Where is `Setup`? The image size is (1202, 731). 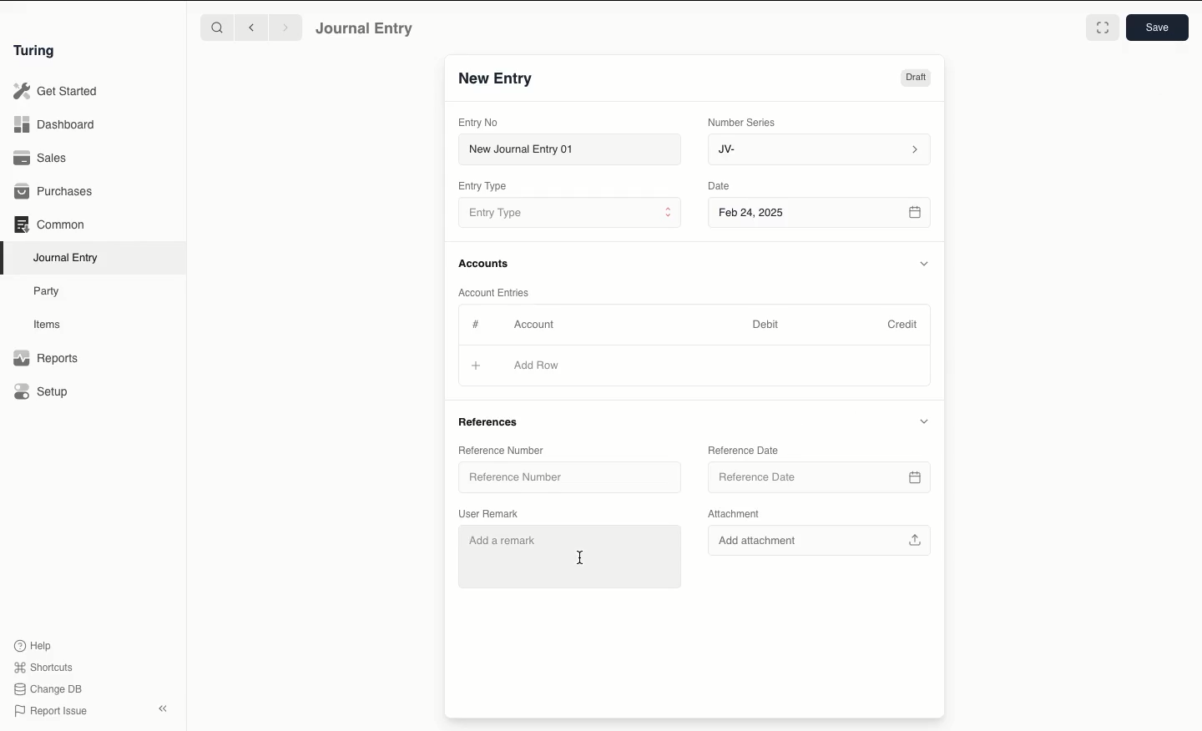
Setup is located at coordinates (42, 391).